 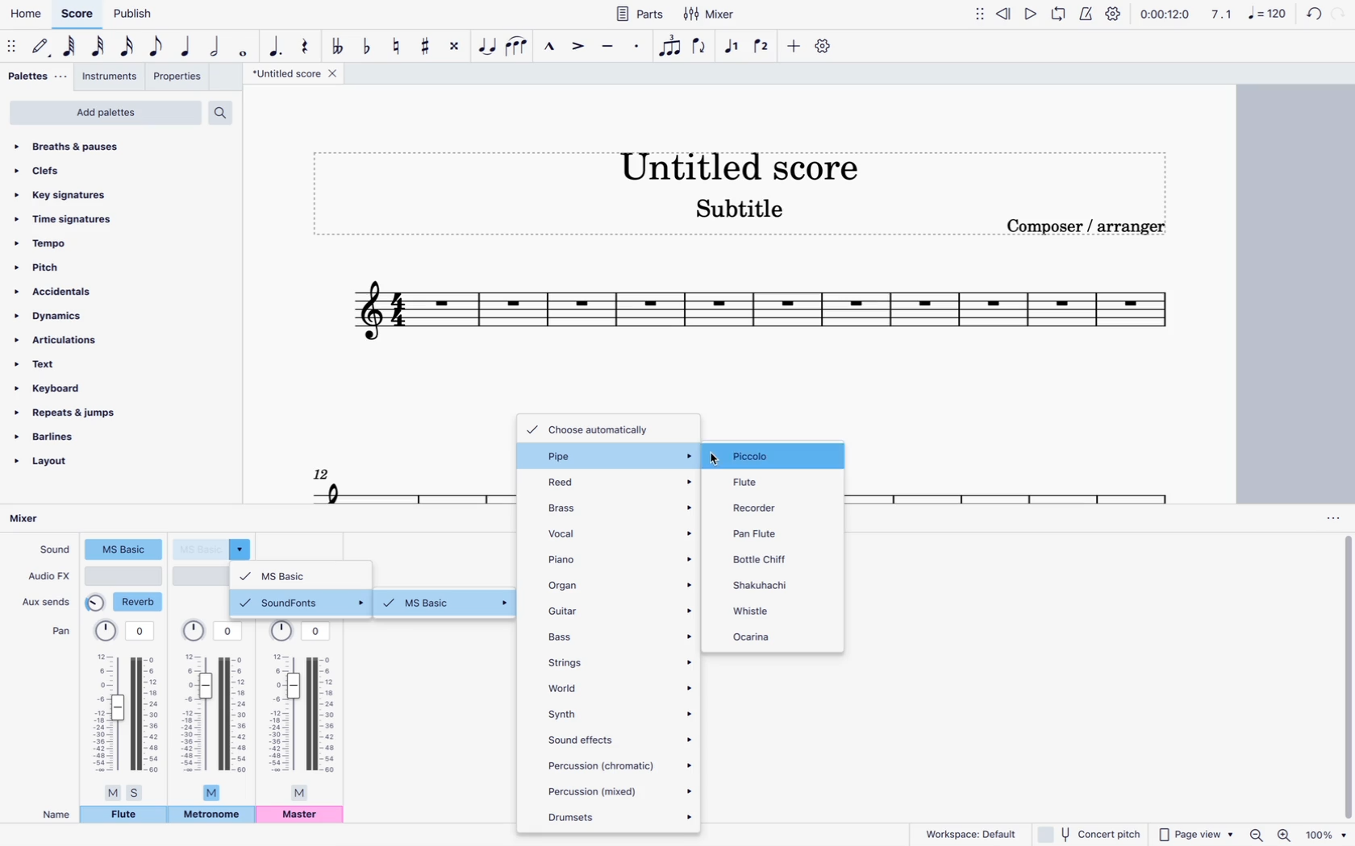 I want to click on flip direction, so click(x=702, y=49).